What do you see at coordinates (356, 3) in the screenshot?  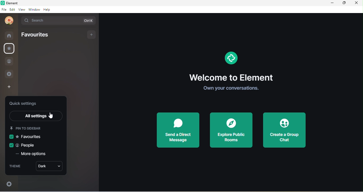 I see `close` at bounding box center [356, 3].